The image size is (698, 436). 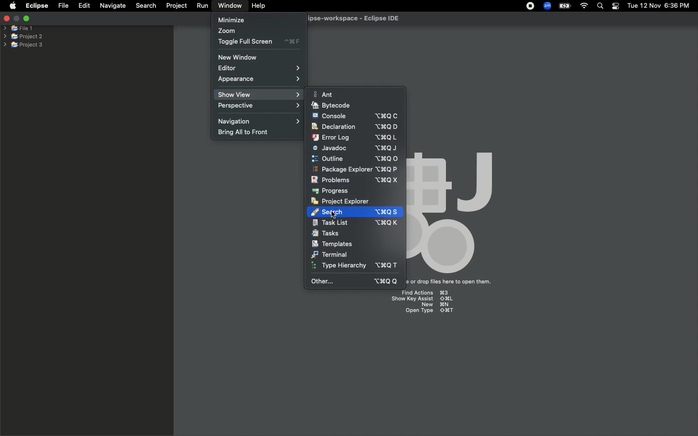 I want to click on Console, so click(x=355, y=116).